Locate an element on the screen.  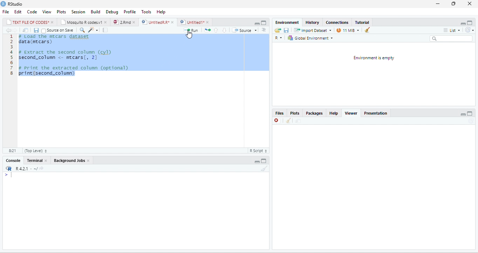
close is located at coordinates (135, 22).